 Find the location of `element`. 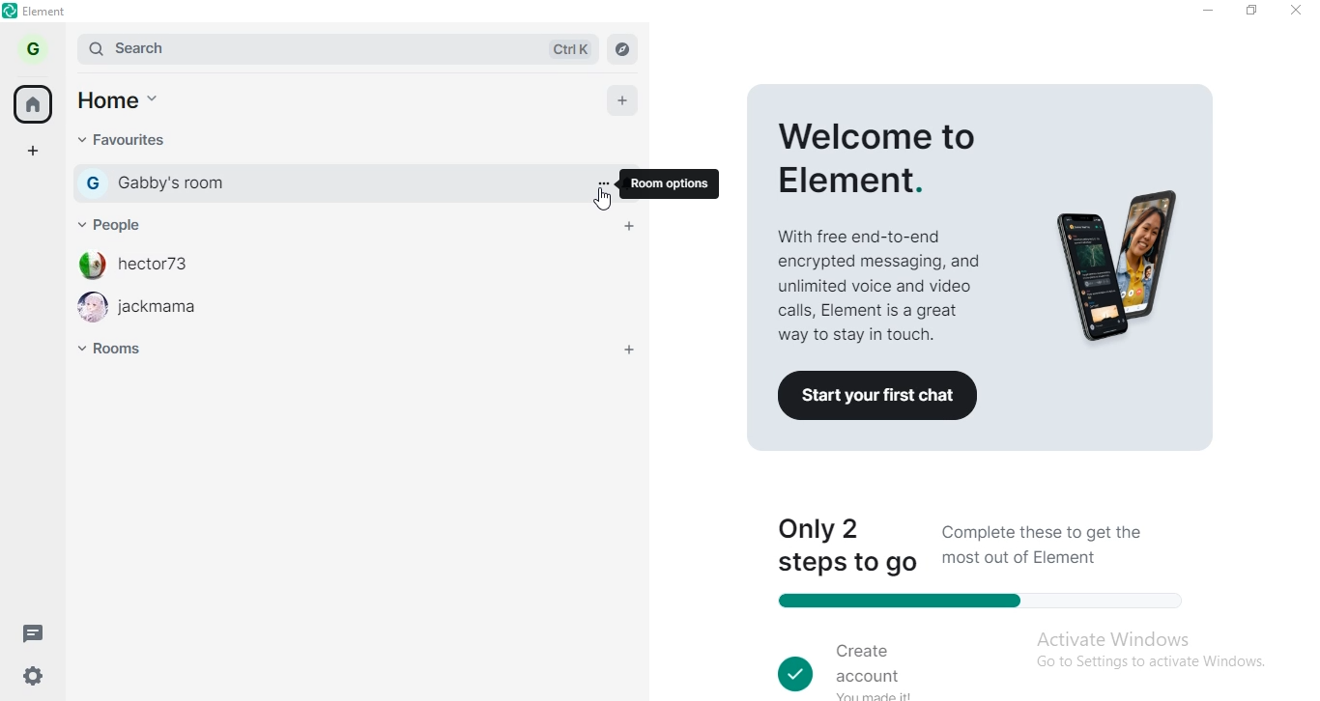

element is located at coordinates (47, 11).